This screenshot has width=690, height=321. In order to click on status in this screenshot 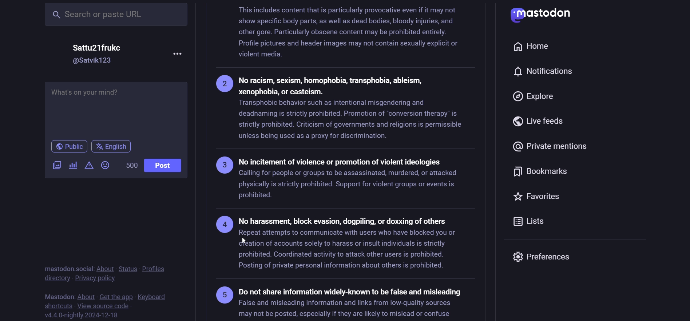, I will do `click(126, 268)`.